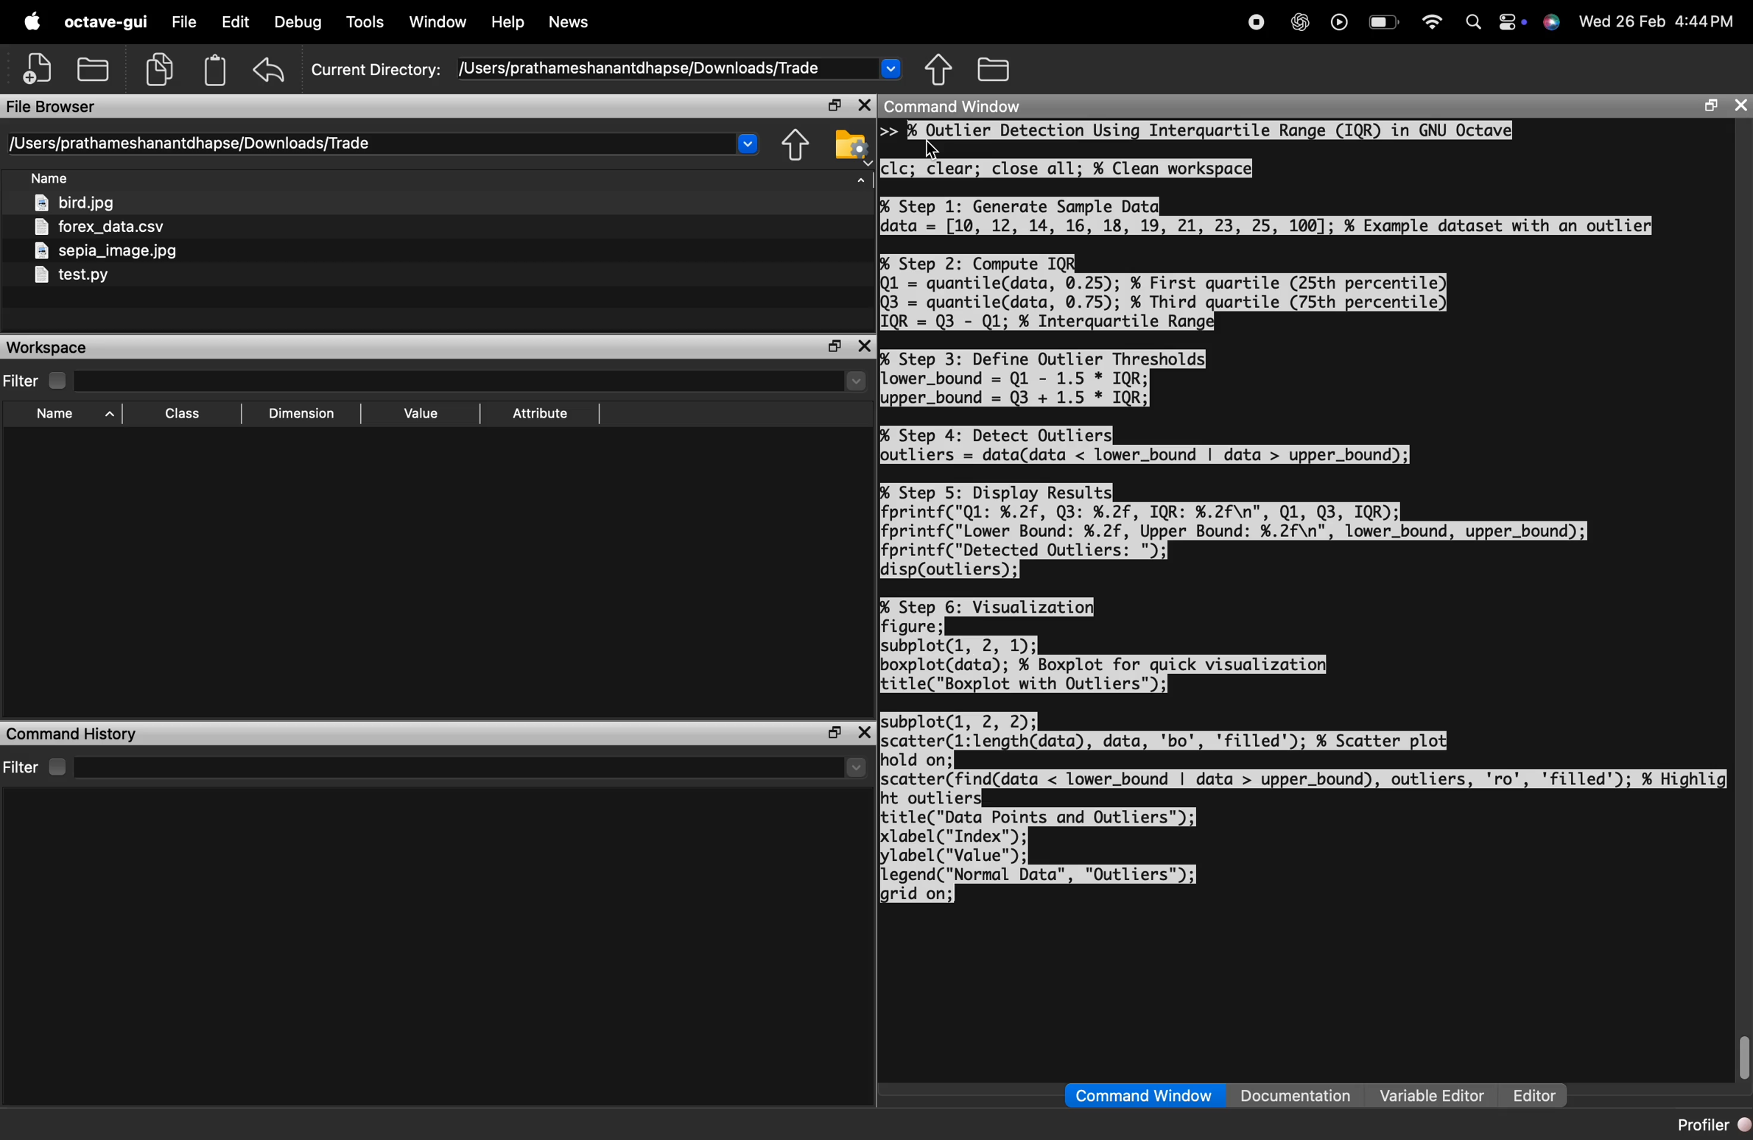 Image resolution: width=1753 pixels, height=1140 pixels. What do you see at coordinates (864, 733) in the screenshot?
I see `close` at bounding box center [864, 733].